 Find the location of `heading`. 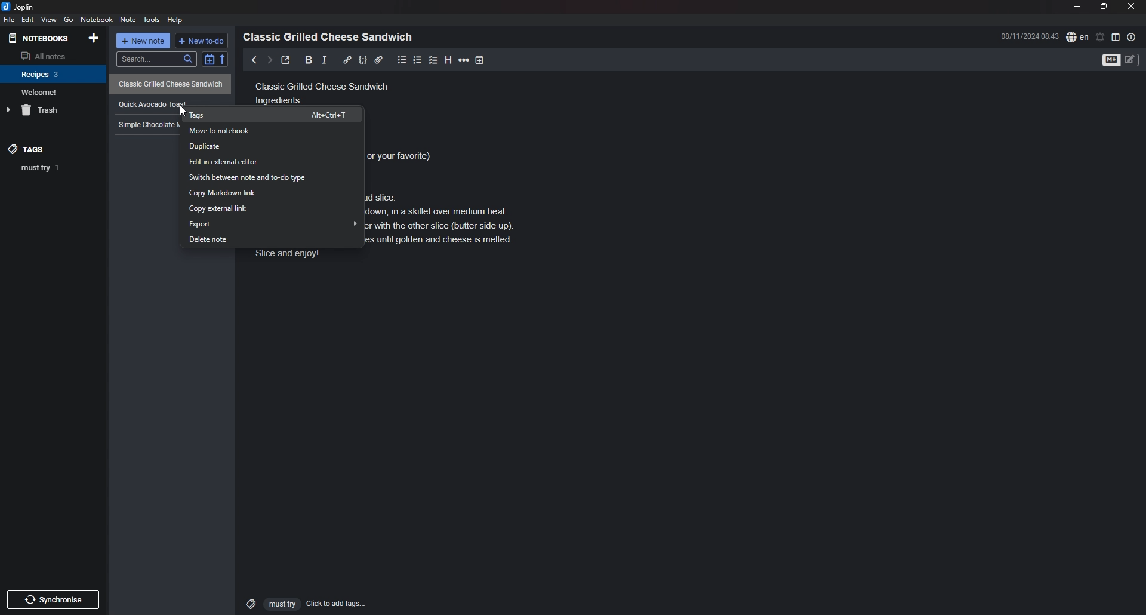

heading is located at coordinates (448, 60).